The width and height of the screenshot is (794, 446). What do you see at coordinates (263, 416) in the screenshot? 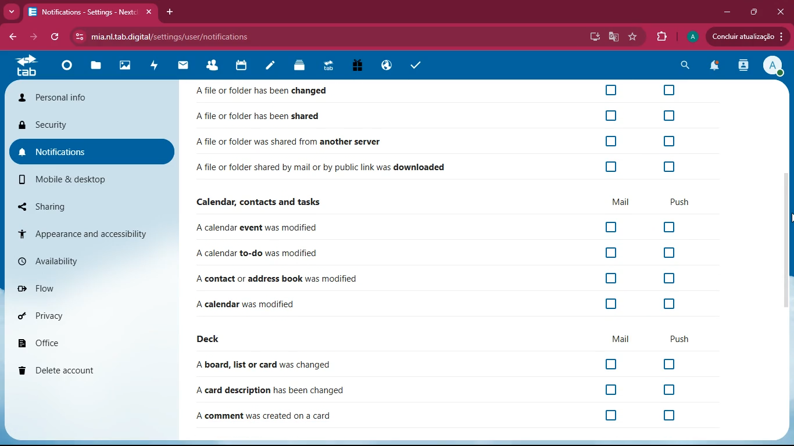
I see `A comment was created on a card` at bounding box center [263, 416].